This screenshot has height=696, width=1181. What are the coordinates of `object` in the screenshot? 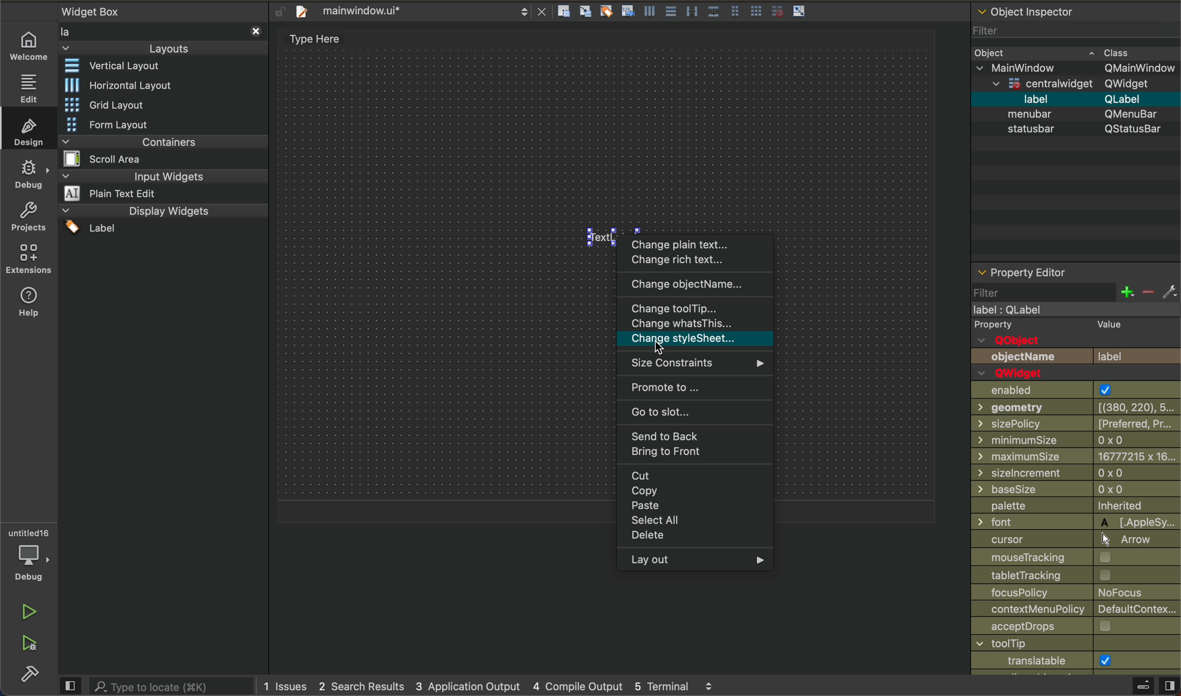 It's located at (1056, 53).